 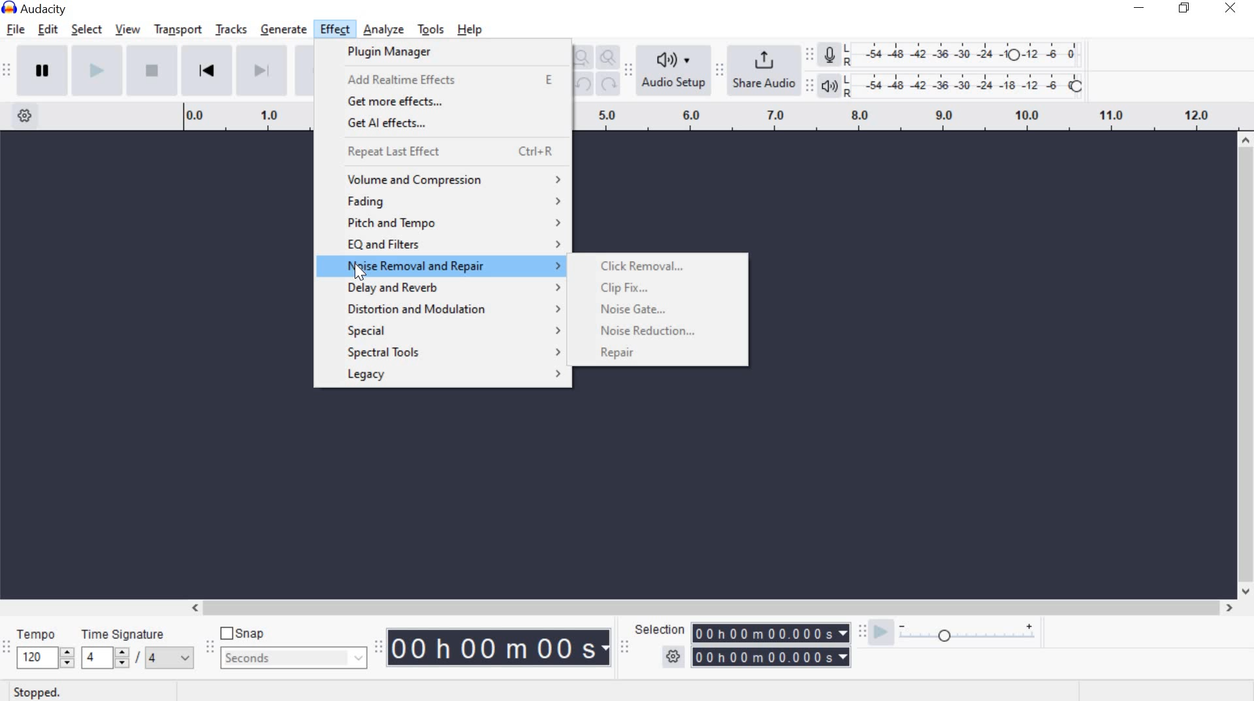 I want to click on eq and filters, so click(x=452, y=245).